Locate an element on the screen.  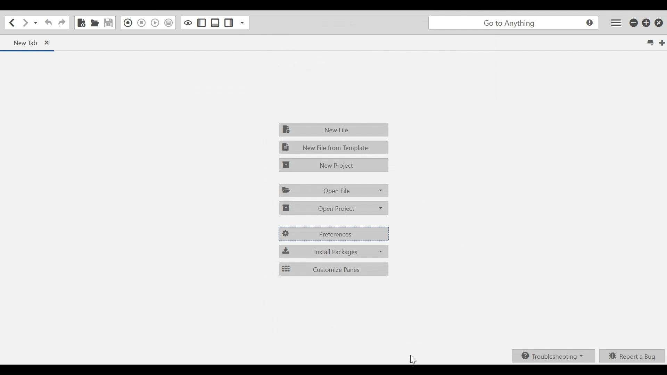
Toggle focus mode is located at coordinates (187, 23).